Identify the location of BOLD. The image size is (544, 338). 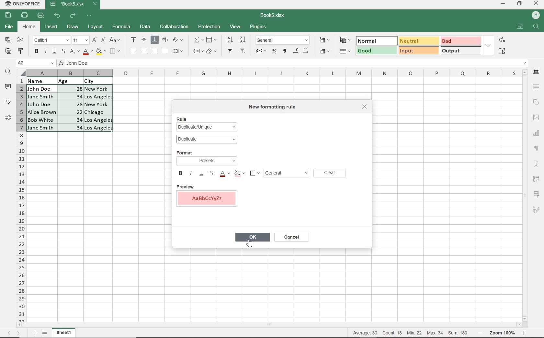
(36, 52).